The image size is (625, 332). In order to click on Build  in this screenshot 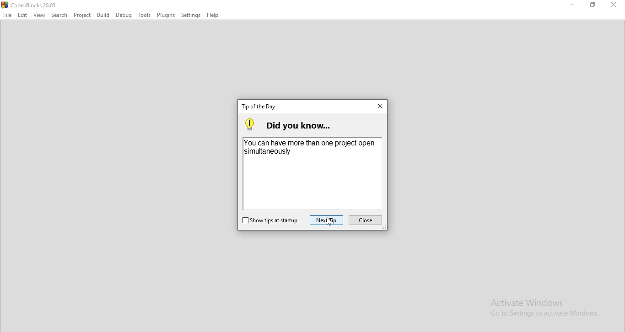, I will do `click(103, 15)`.